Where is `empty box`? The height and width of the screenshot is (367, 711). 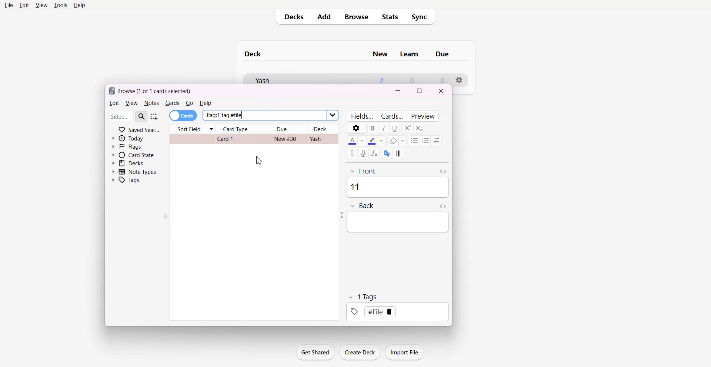 empty box is located at coordinates (401, 224).